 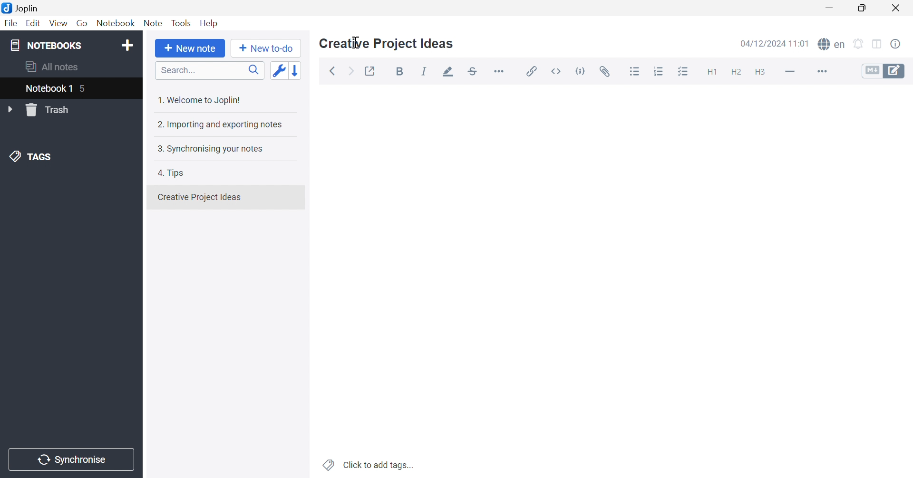 What do you see at coordinates (335, 70) in the screenshot?
I see `Back` at bounding box center [335, 70].